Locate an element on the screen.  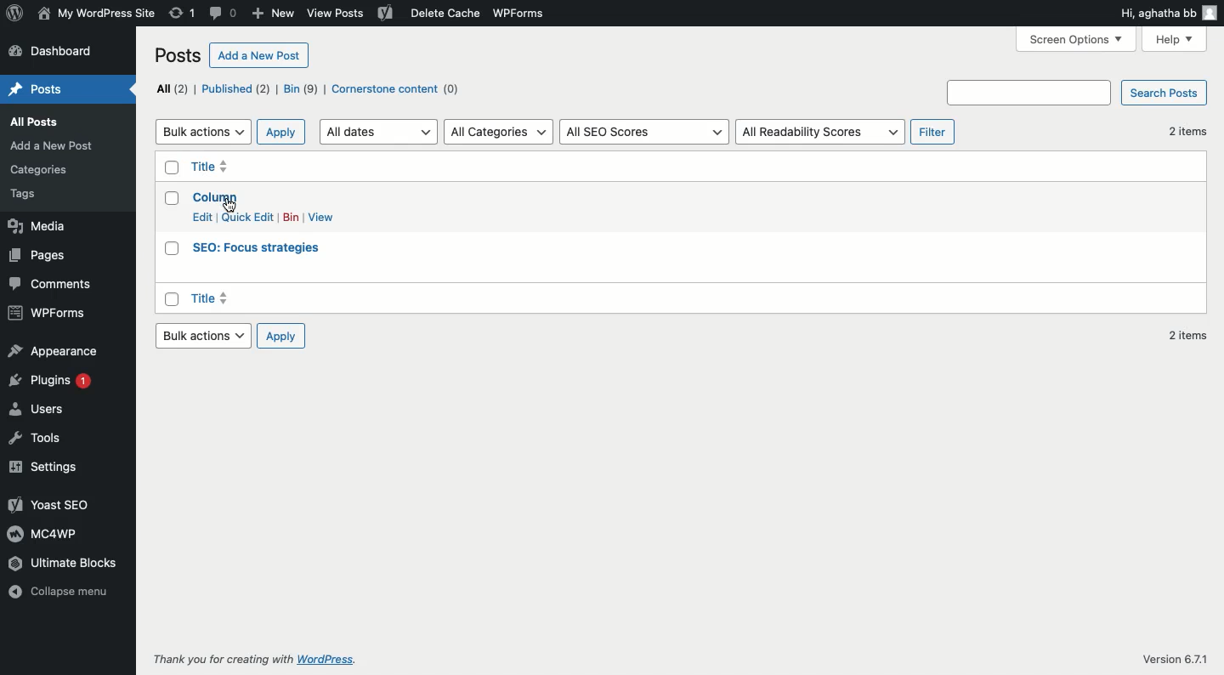
Title is located at coordinates (224, 166).